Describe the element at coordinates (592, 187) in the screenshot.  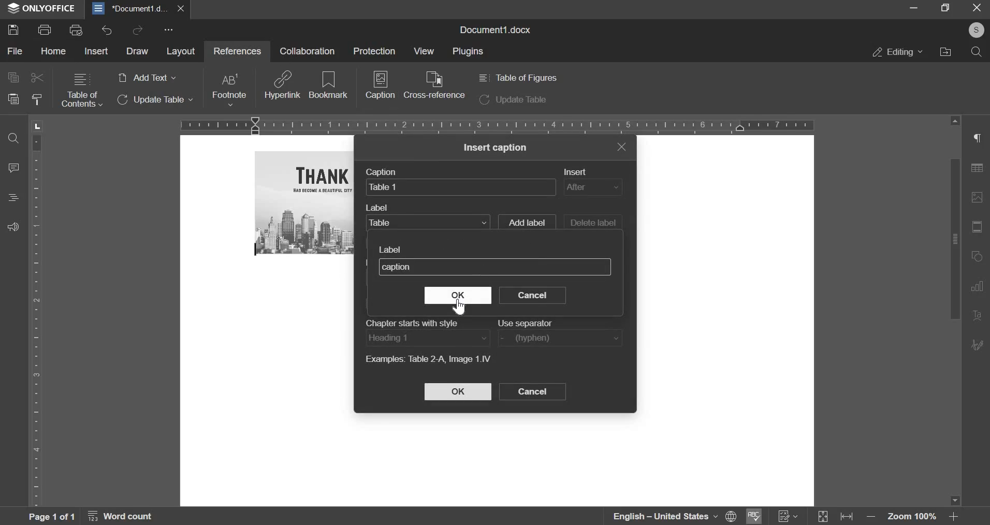
I see `insert` at that location.